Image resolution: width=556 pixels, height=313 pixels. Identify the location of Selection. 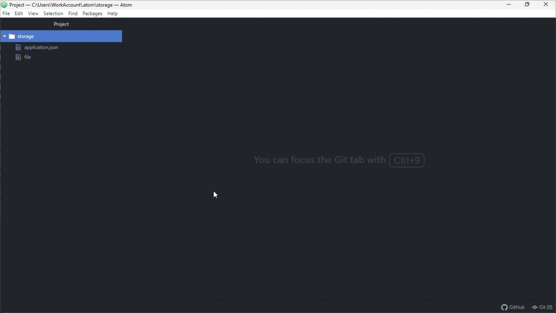
(54, 13).